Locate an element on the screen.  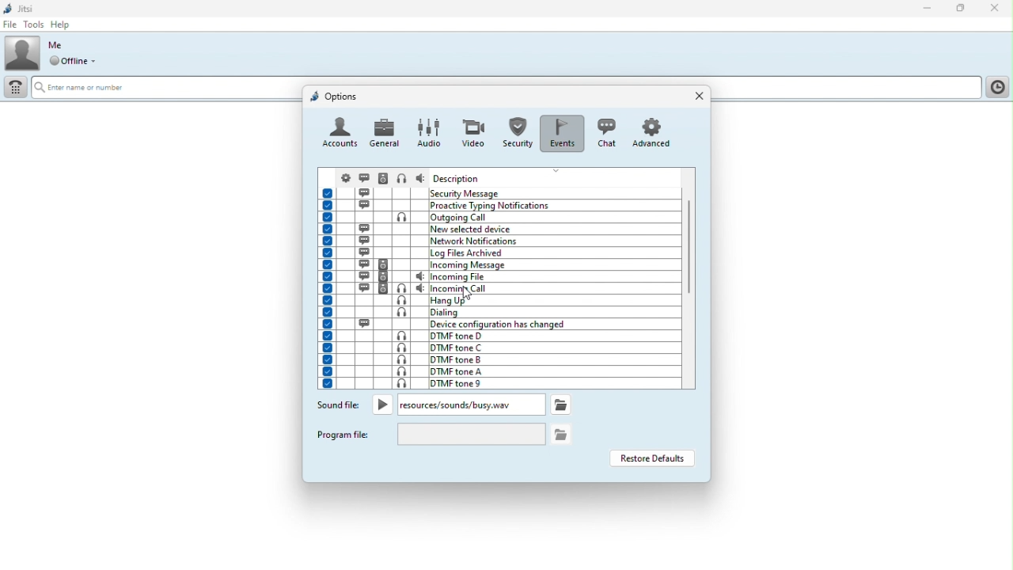
new selected device  is located at coordinates (499, 229).